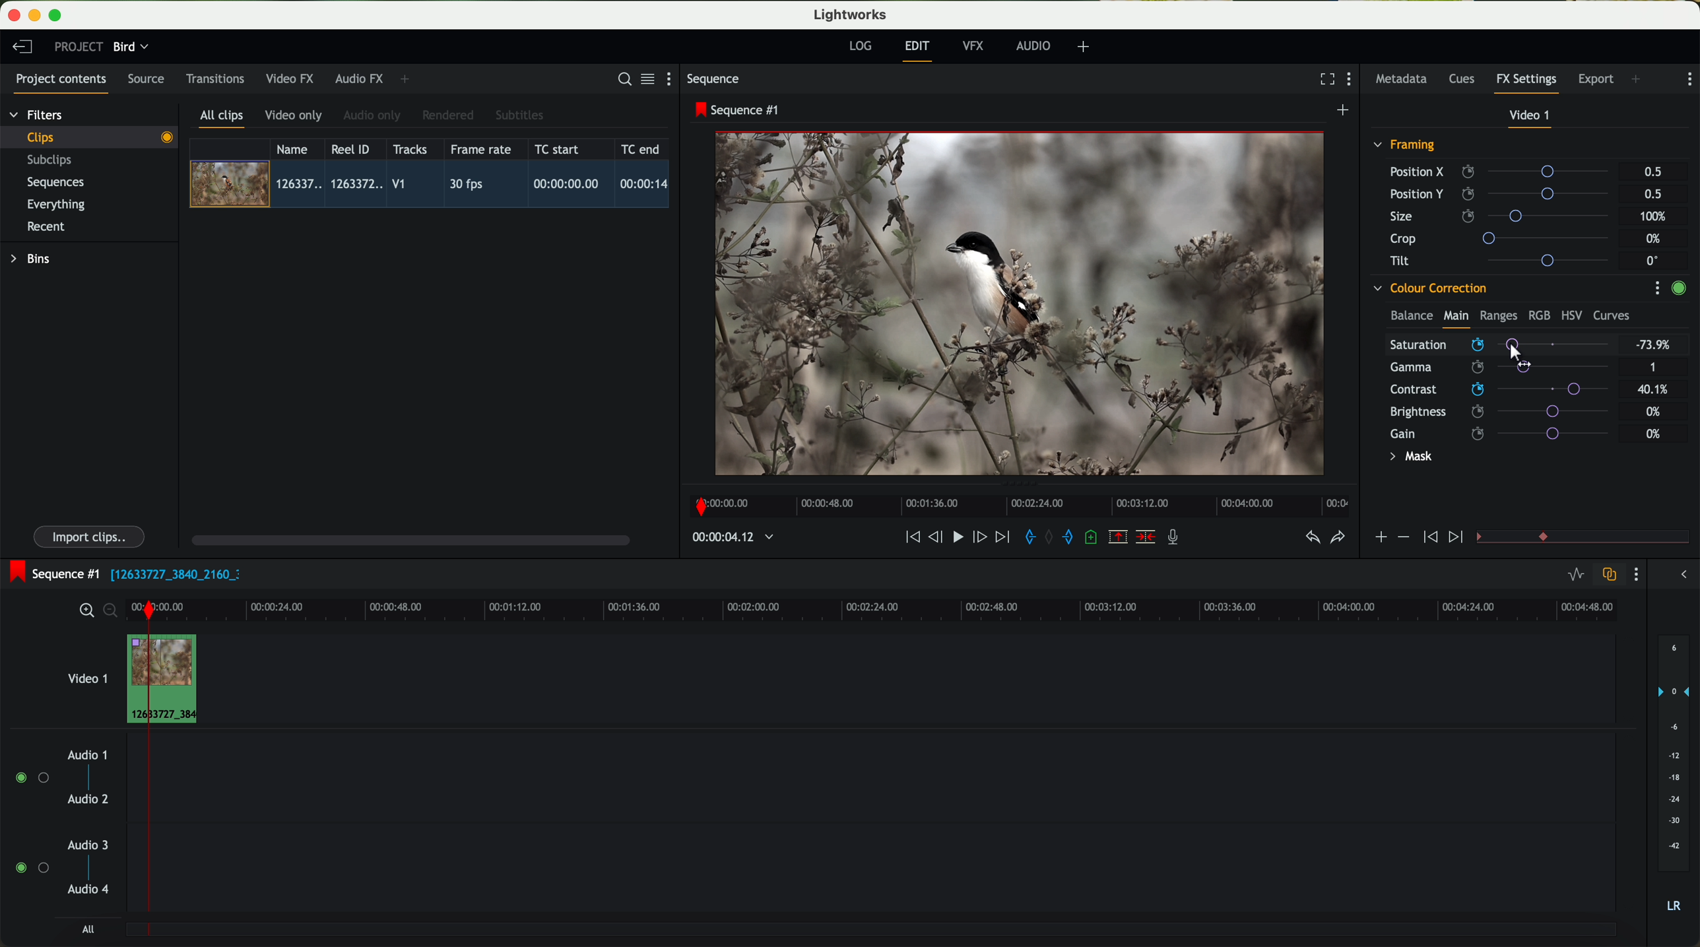 This screenshot has height=947, width=1700. What do you see at coordinates (1338, 539) in the screenshot?
I see `redo` at bounding box center [1338, 539].